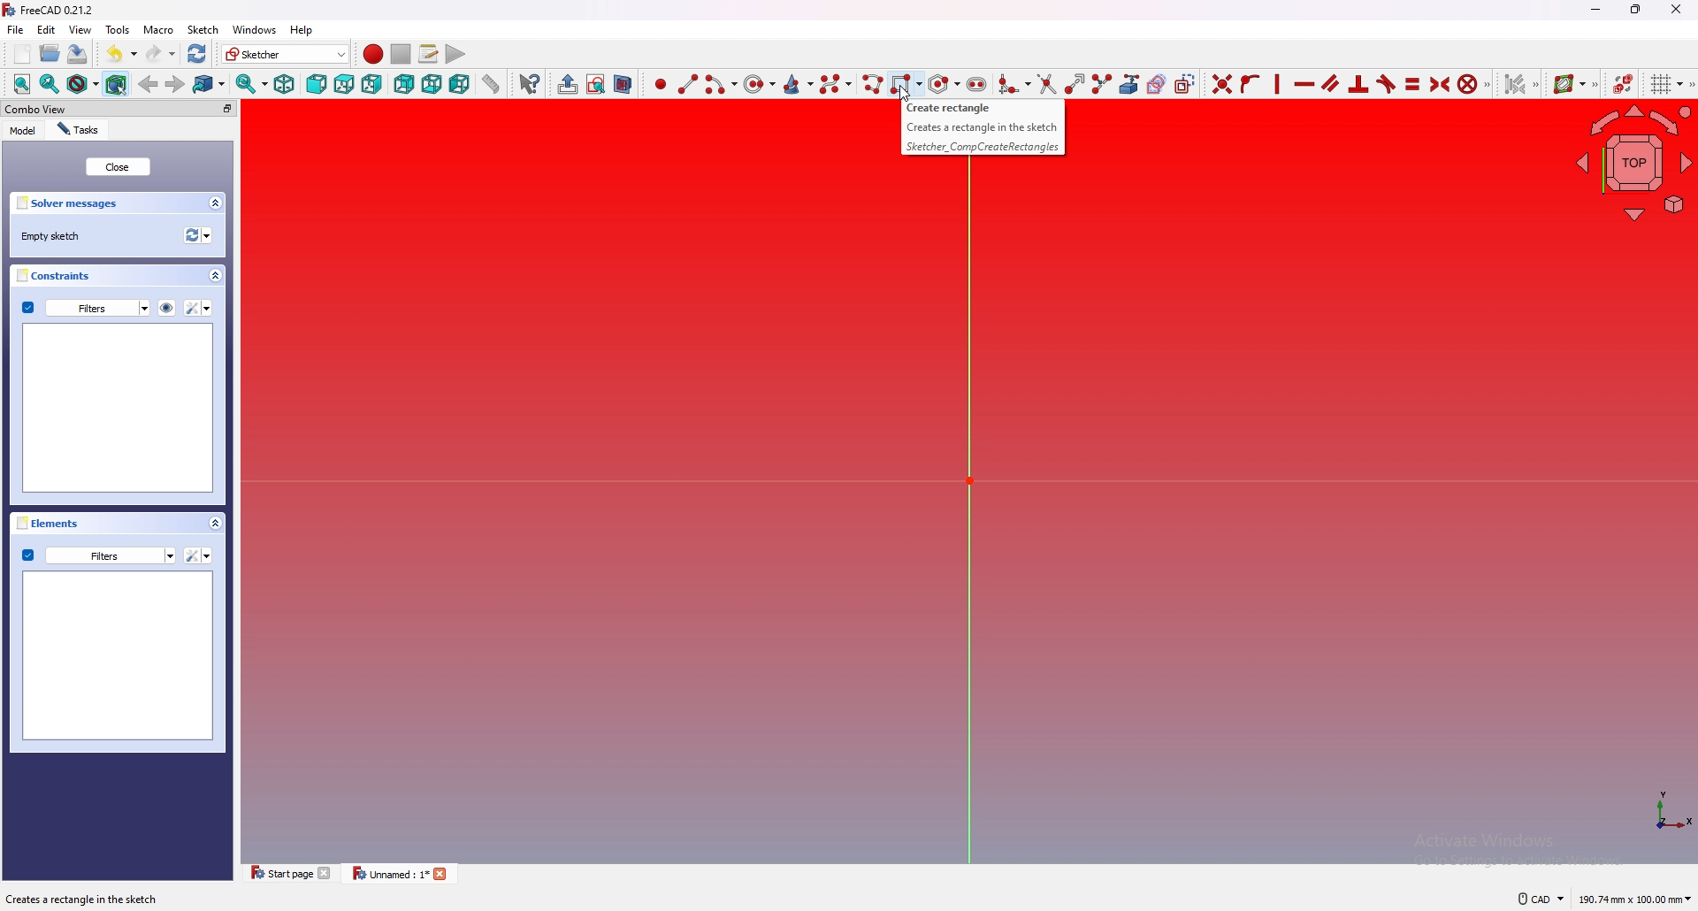 Image resolution: width=1698 pixels, height=911 pixels. I want to click on Creates a rectangle, so click(950, 110).